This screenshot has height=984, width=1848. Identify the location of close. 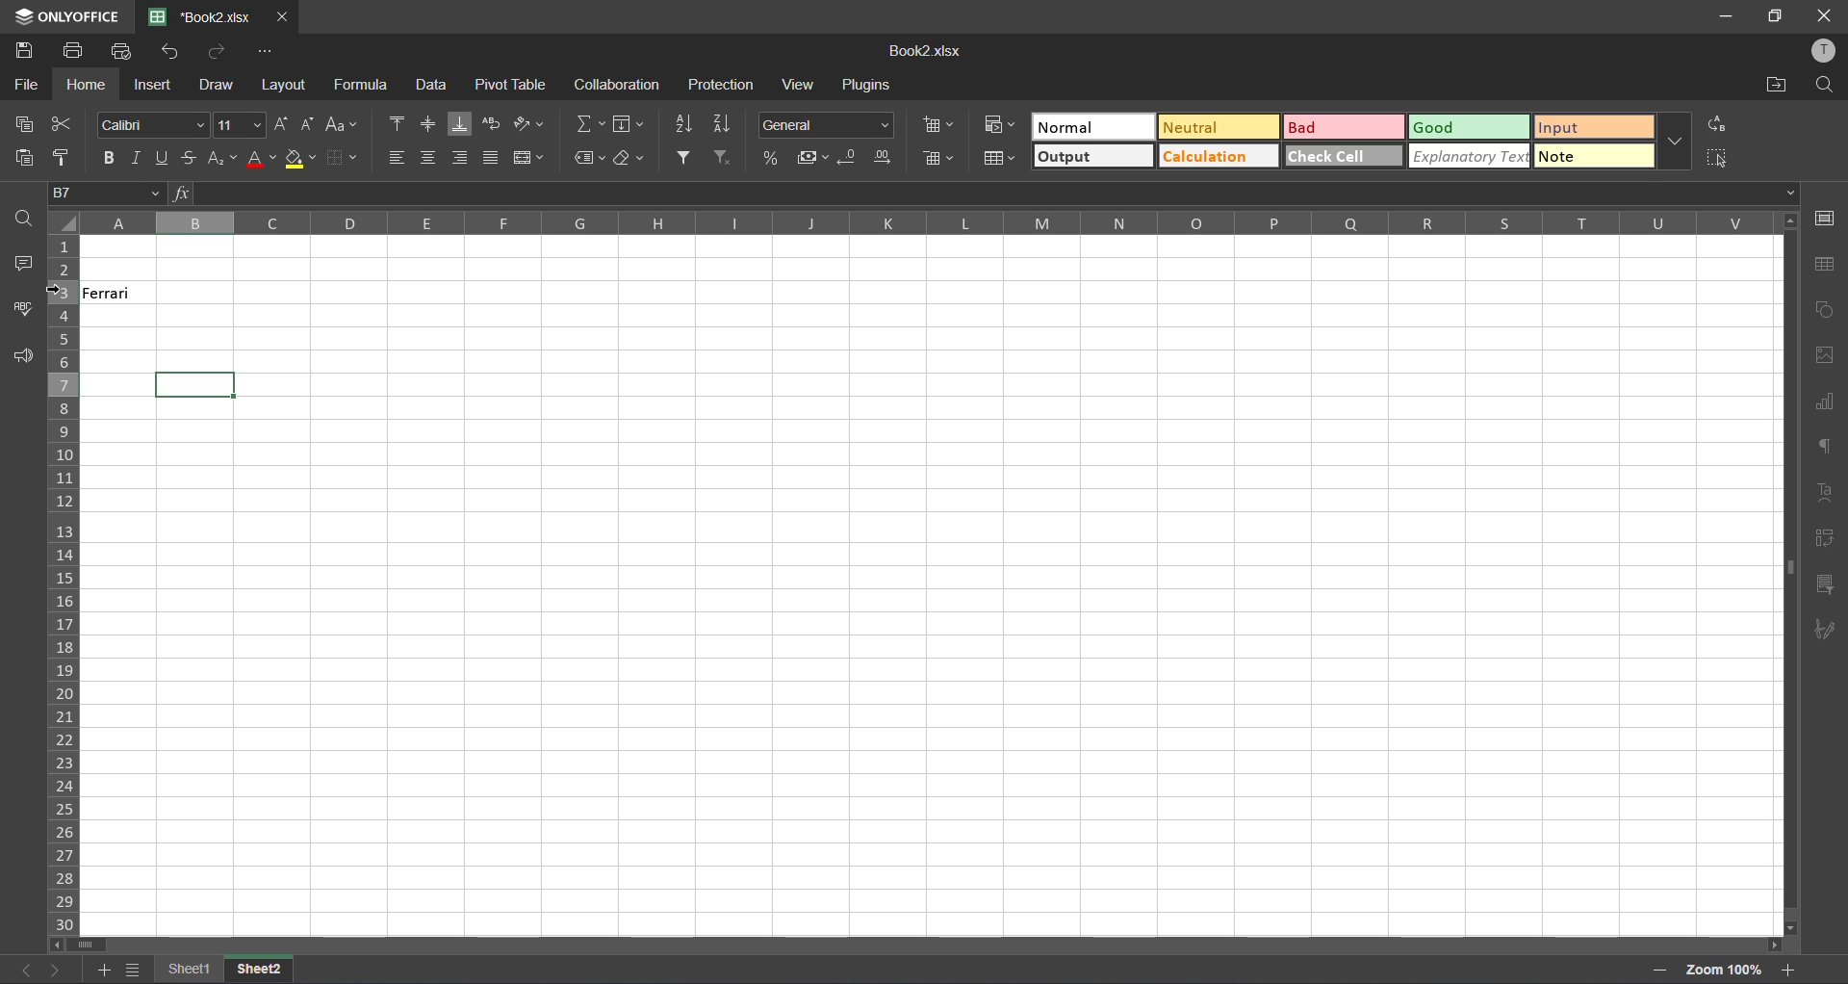
(1829, 14).